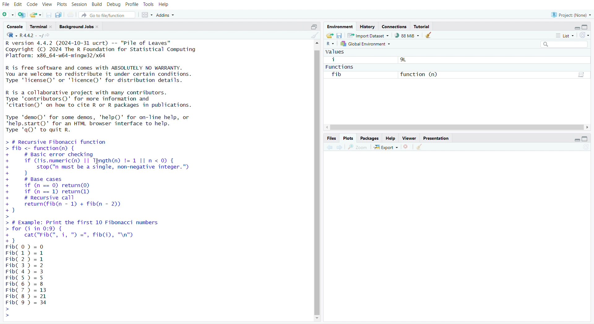 This screenshot has width=594, height=324. I want to click on plots, so click(348, 138).